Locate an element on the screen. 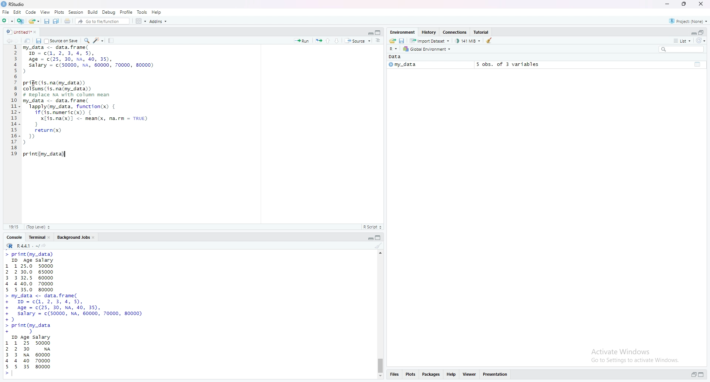 The height and width of the screenshot is (382, 710). Find/replace is located at coordinates (87, 40).